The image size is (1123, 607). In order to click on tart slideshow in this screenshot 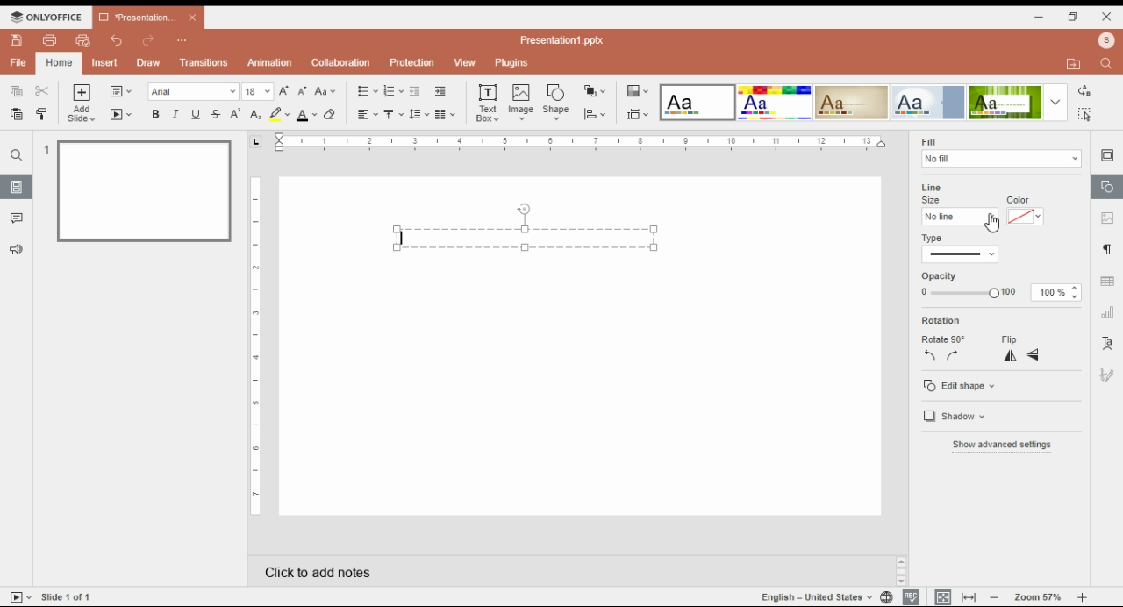, I will do `click(21, 596)`.